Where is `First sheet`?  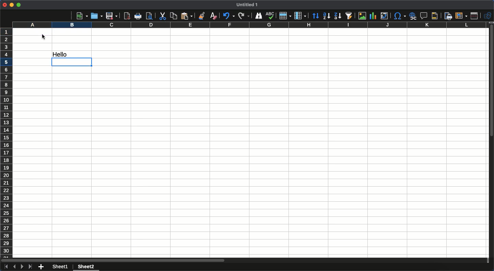 First sheet is located at coordinates (5, 267).